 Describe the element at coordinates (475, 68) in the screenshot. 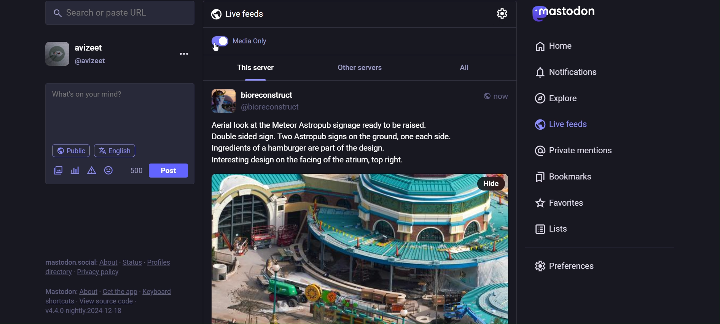

I see `All` at that location.